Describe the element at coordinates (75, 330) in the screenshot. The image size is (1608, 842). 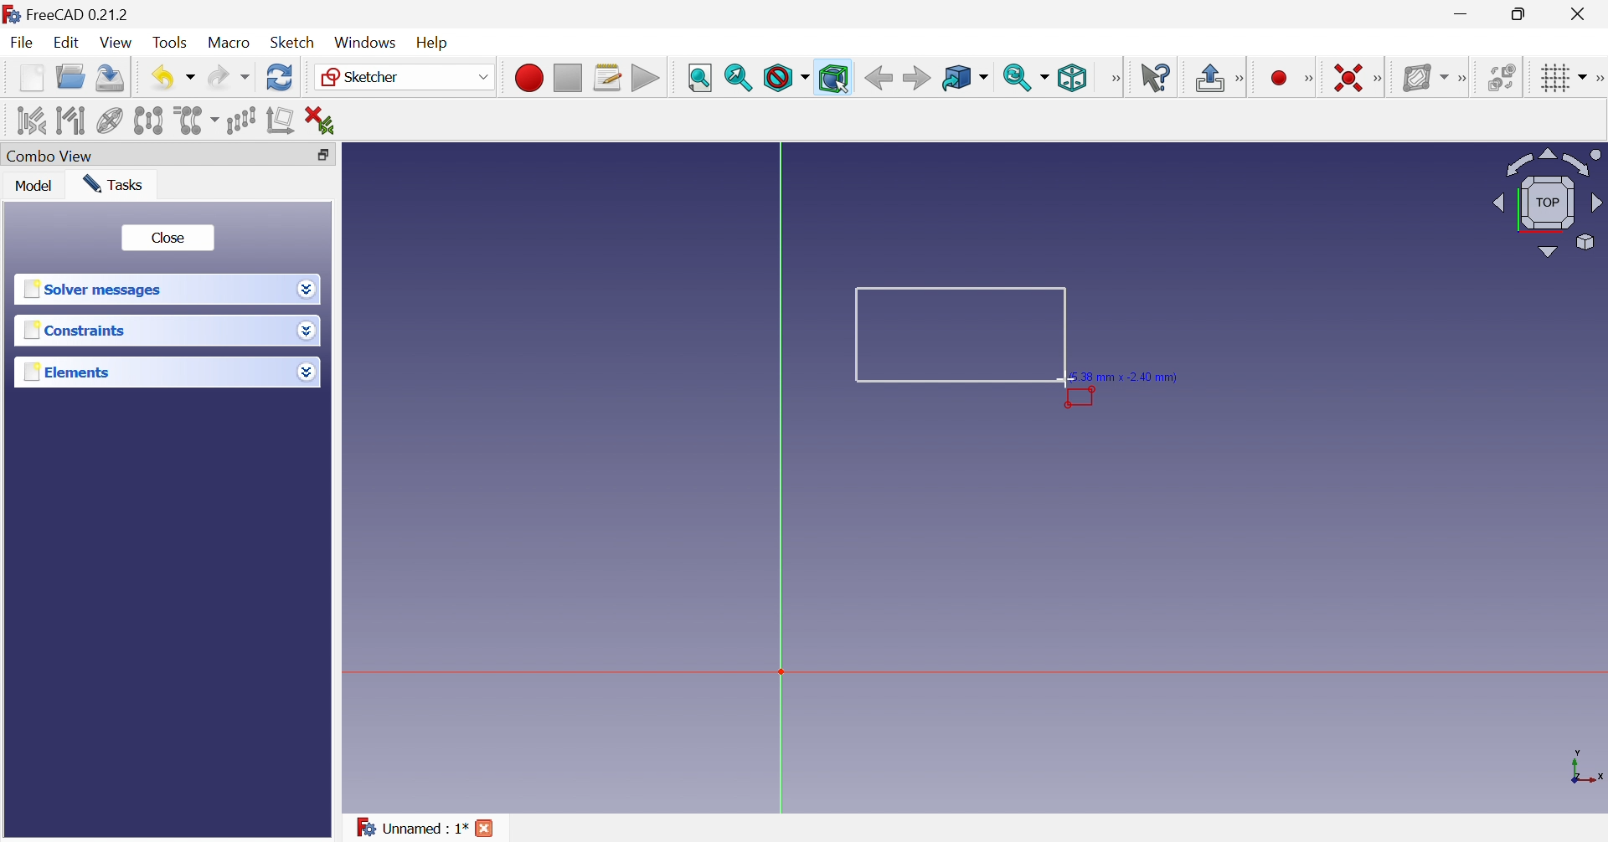
I see `Constraints` at that location.